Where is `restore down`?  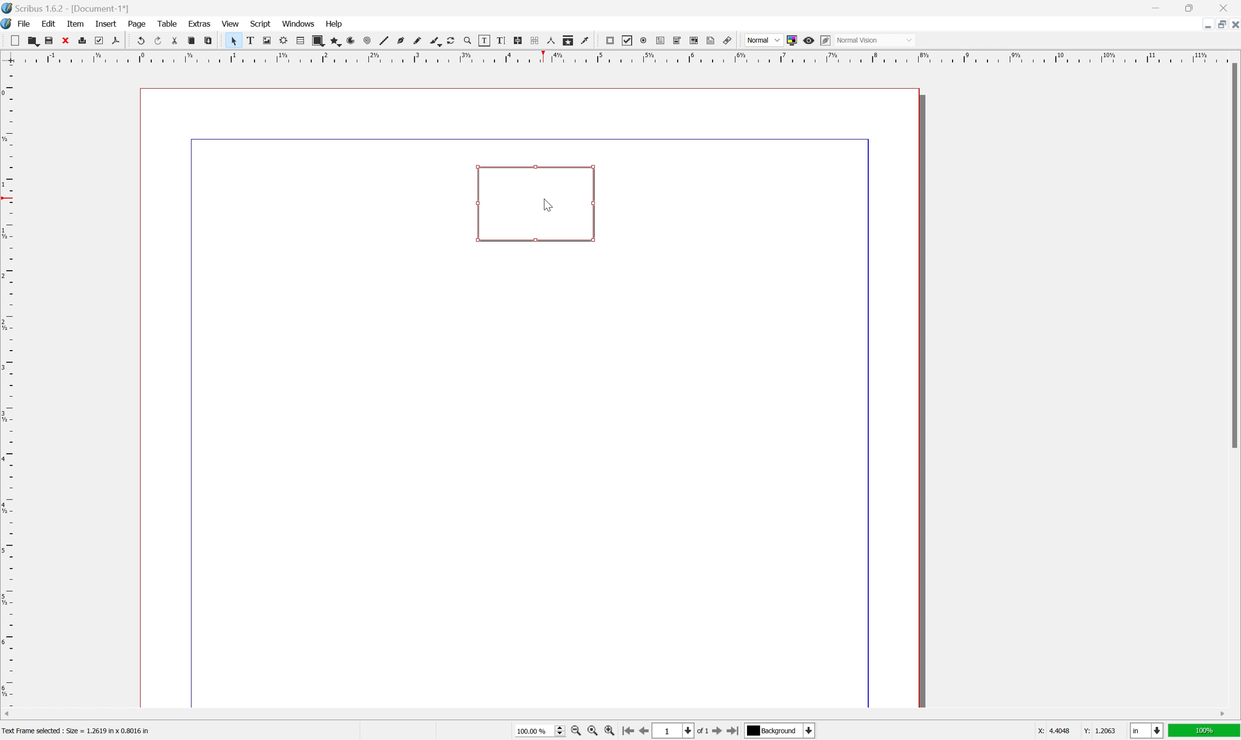 restore down is located at coordinates (1193, 7).